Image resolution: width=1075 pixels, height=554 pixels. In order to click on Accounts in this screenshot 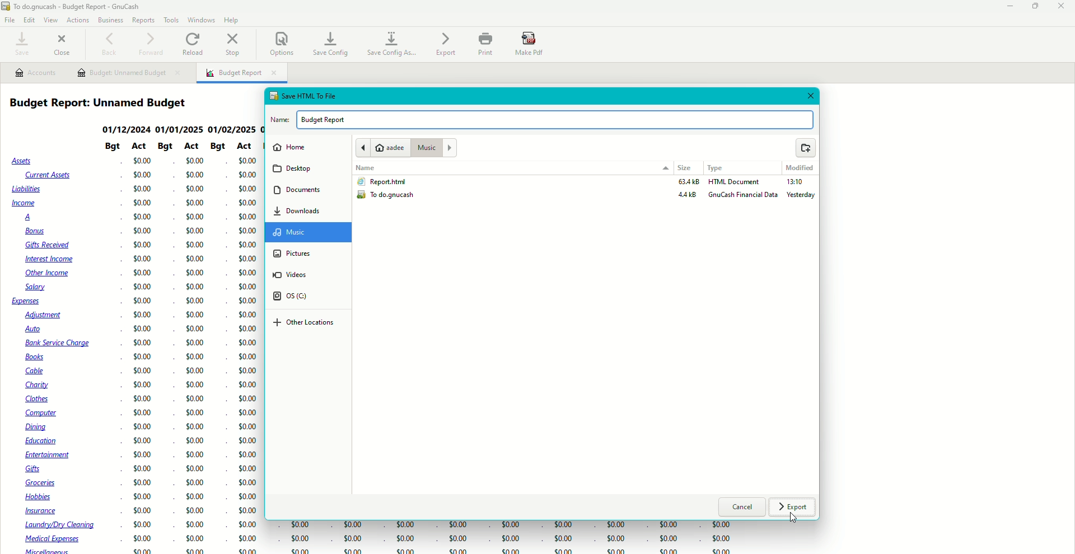, I will do `click(35, 73)`.